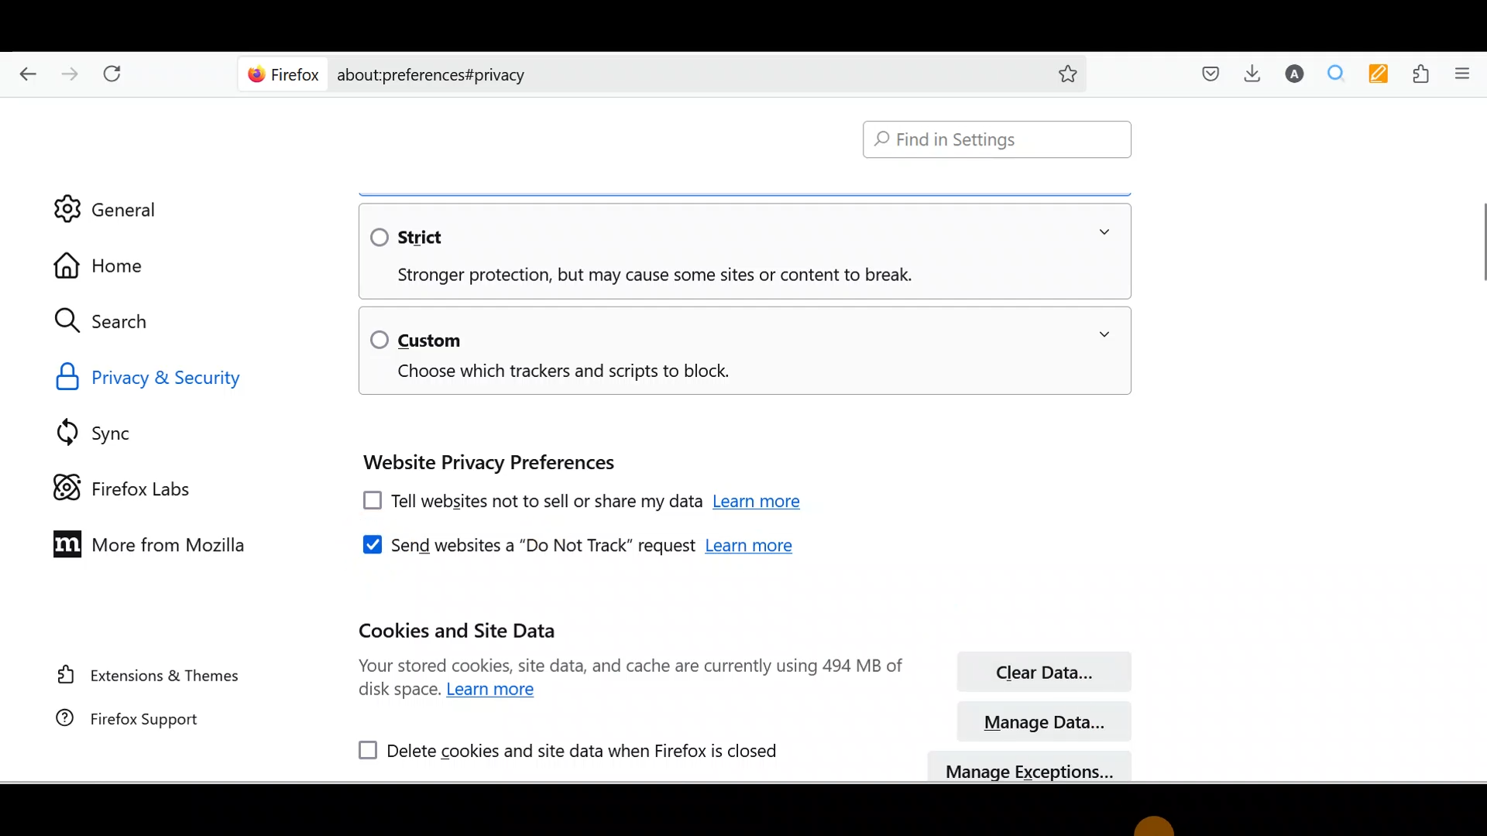 This screenshot has height=836, width=1487. Describe the element at coordinates (163, 378) in the screenshot. I see `Privacy & Security` at that location.